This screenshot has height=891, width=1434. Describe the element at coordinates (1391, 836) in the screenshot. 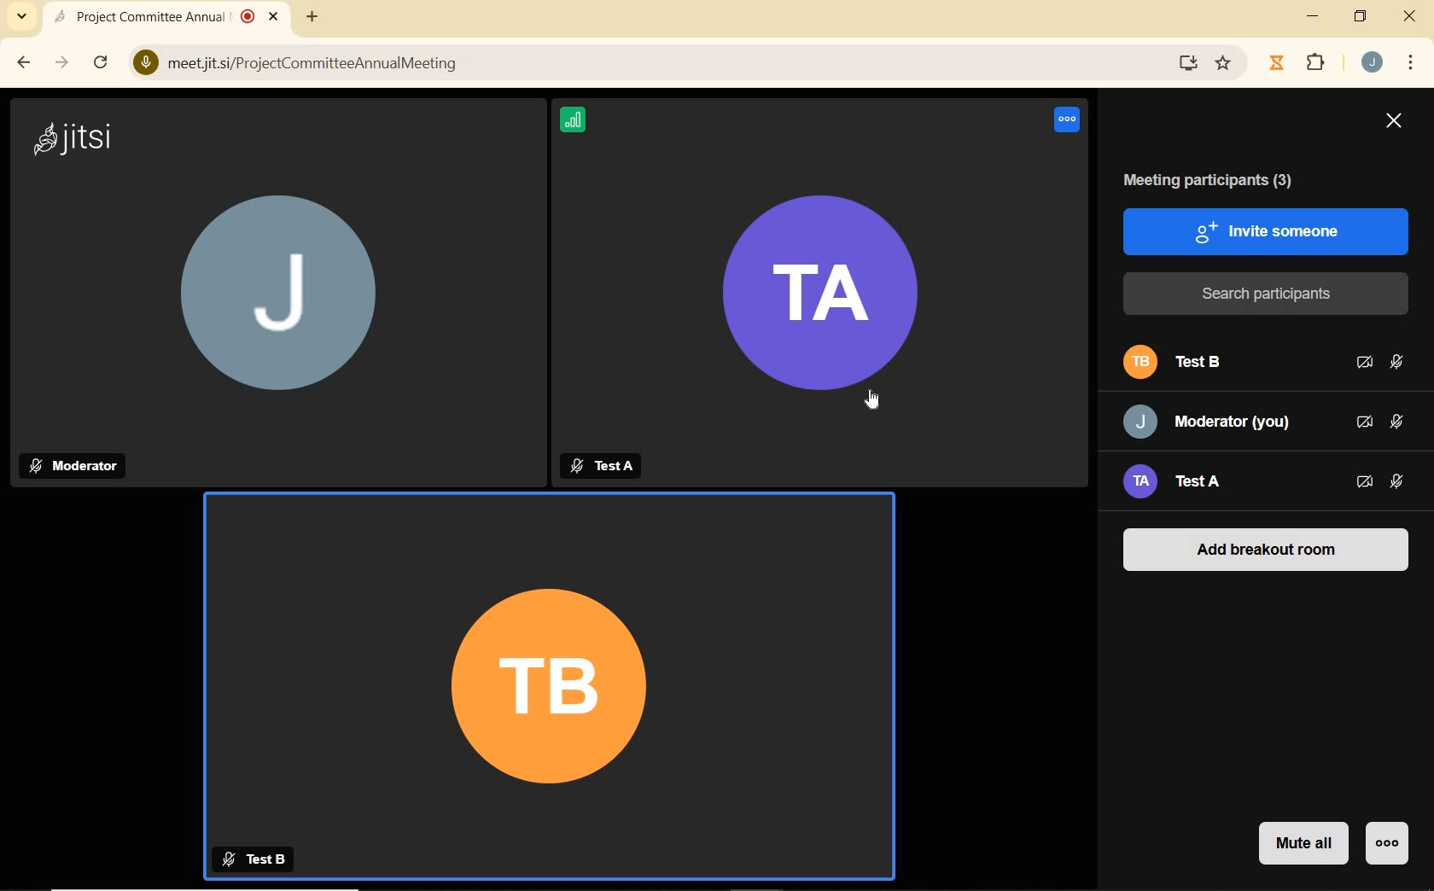

I see `MORE ACTIONS` at that location.